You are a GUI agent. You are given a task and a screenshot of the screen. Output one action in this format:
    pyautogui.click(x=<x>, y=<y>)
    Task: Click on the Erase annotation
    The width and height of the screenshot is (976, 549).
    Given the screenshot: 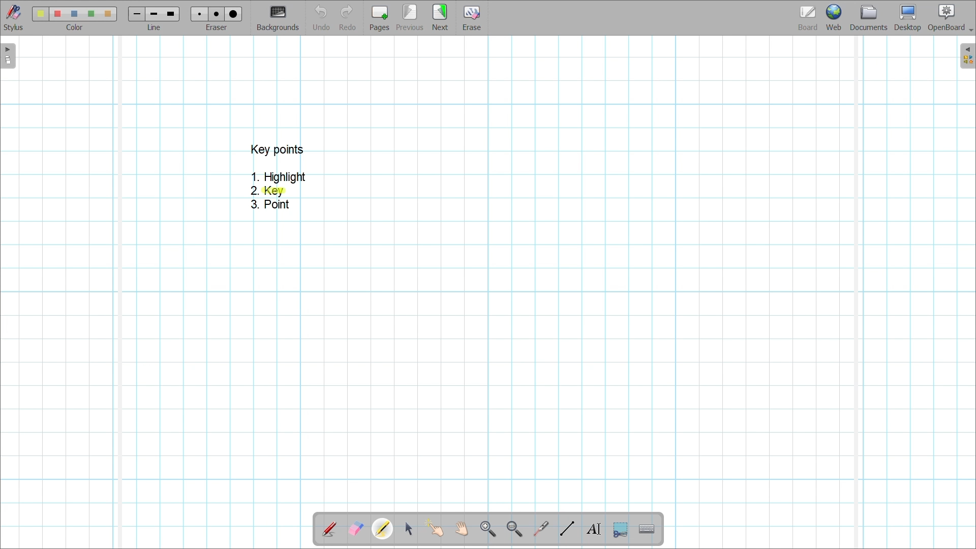 What is the action you would take?
    pyautogui.click(x=356, y=529)
    